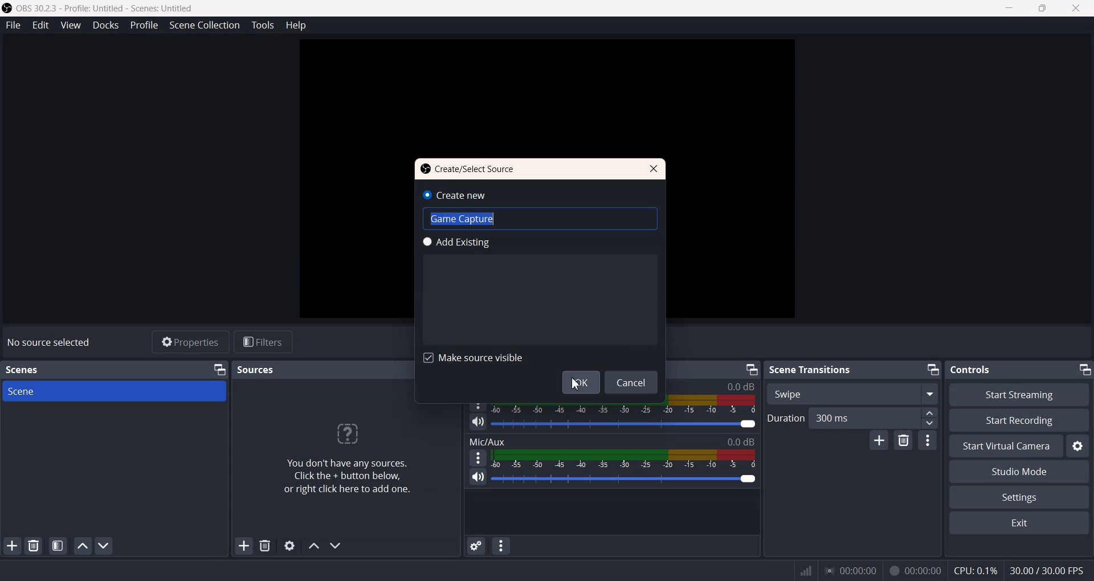 Image resolution: width=1094 pixels, height=581 pixels. What do you see at coordinates (1007, 9) in the screenshot?
I see `Minimize` at bounding box center [1007, 9].